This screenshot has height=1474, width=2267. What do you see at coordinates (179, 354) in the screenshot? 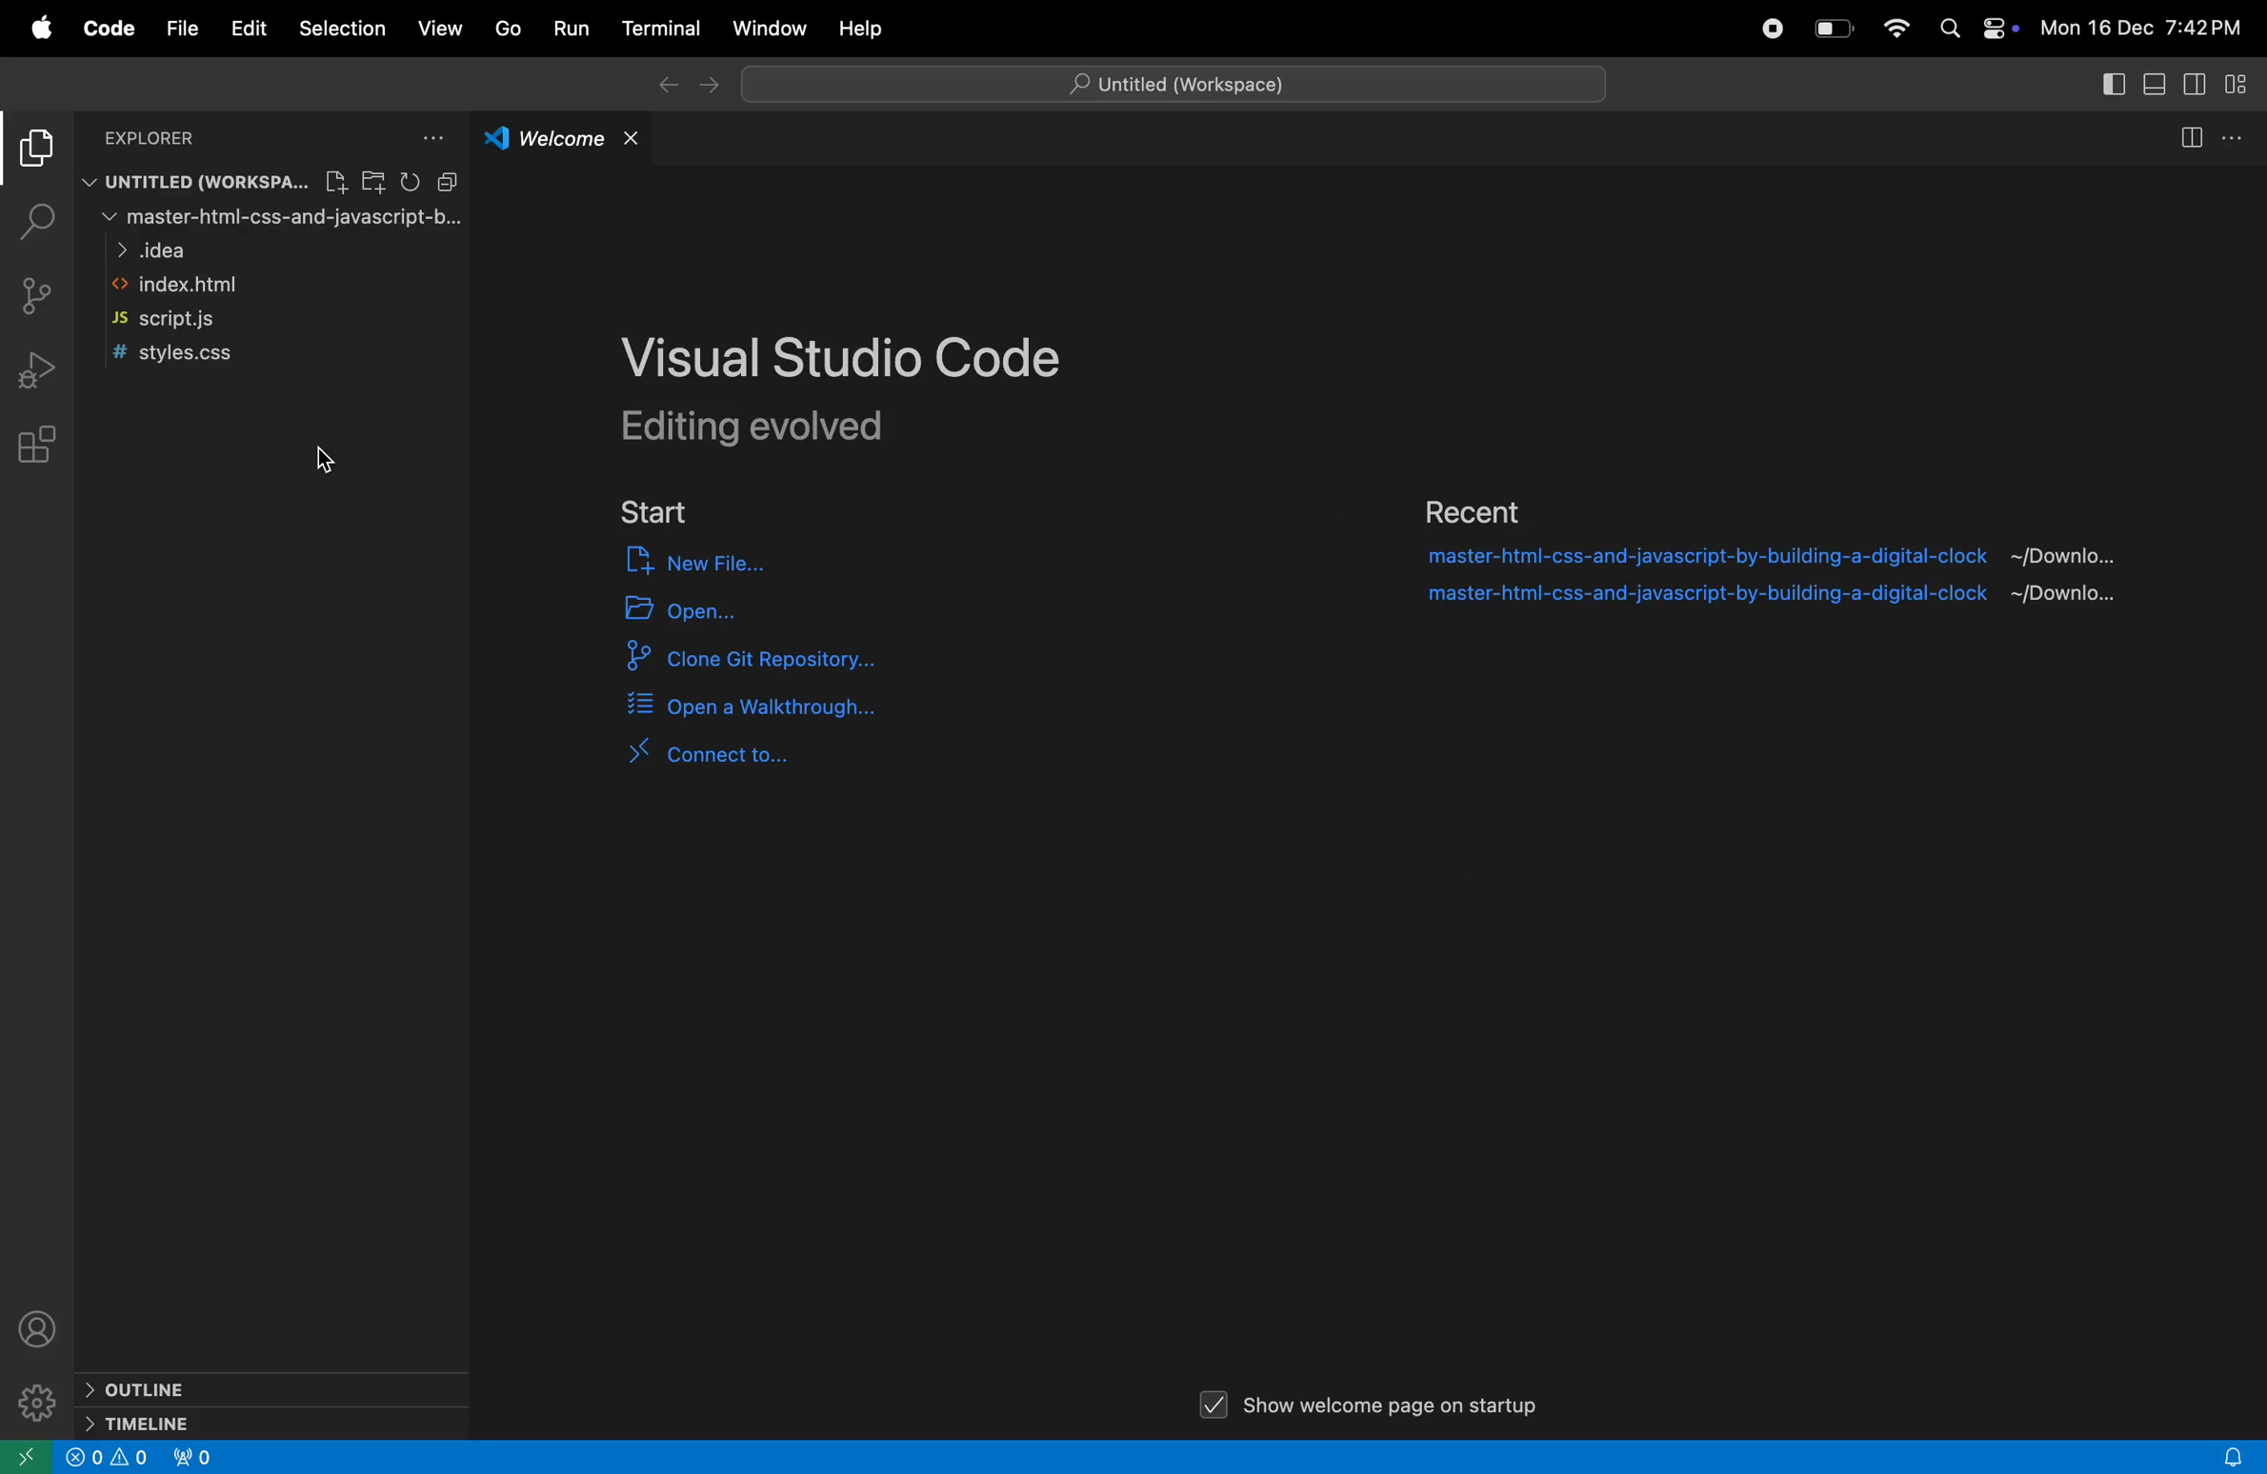
I see `# styles.css` at bounding box center [179, 354].